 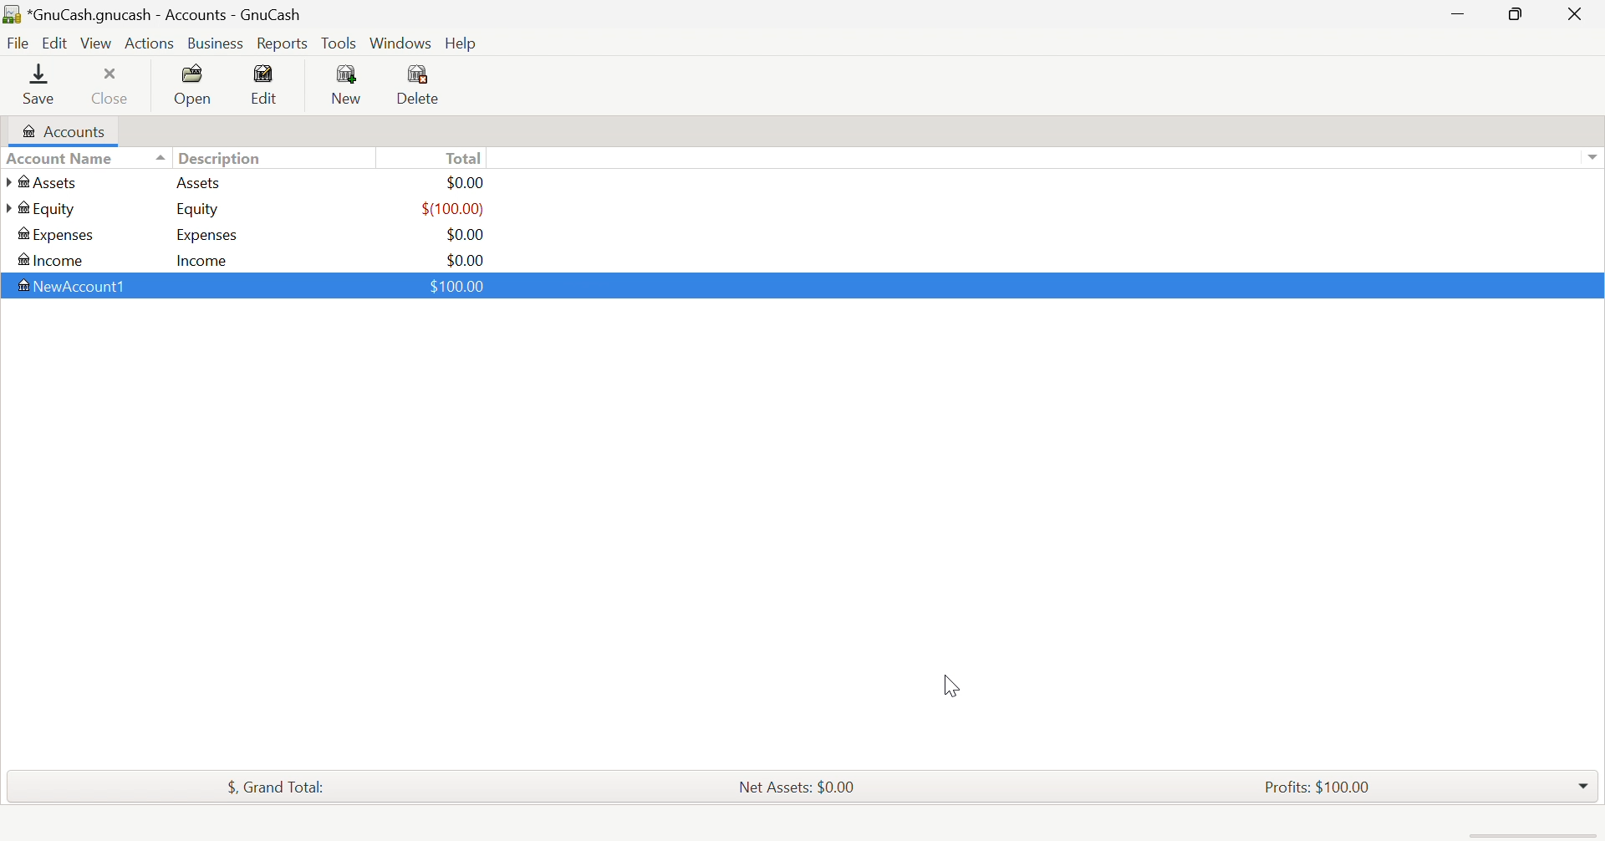 What do you see at coordinates (283, 43) in the screenshot?
I see `Reports` at bounding box center [283, 43].